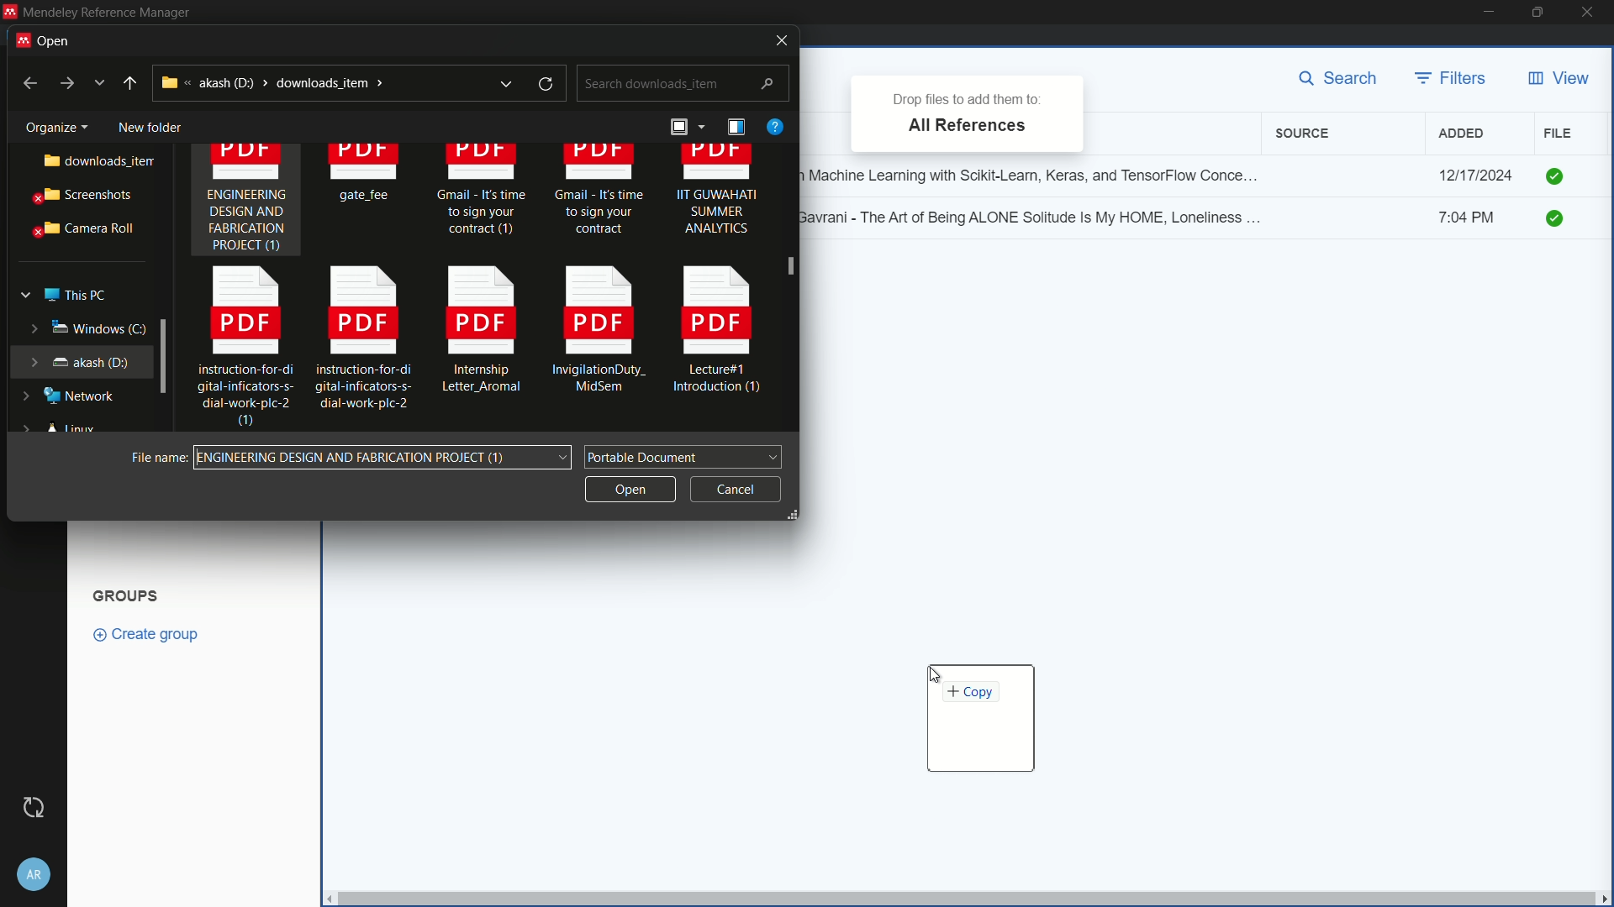  What do you see at coordinates (1476, 220) in the screenshot?
I see `7:04 PM` at bounding box center [1476, 220].